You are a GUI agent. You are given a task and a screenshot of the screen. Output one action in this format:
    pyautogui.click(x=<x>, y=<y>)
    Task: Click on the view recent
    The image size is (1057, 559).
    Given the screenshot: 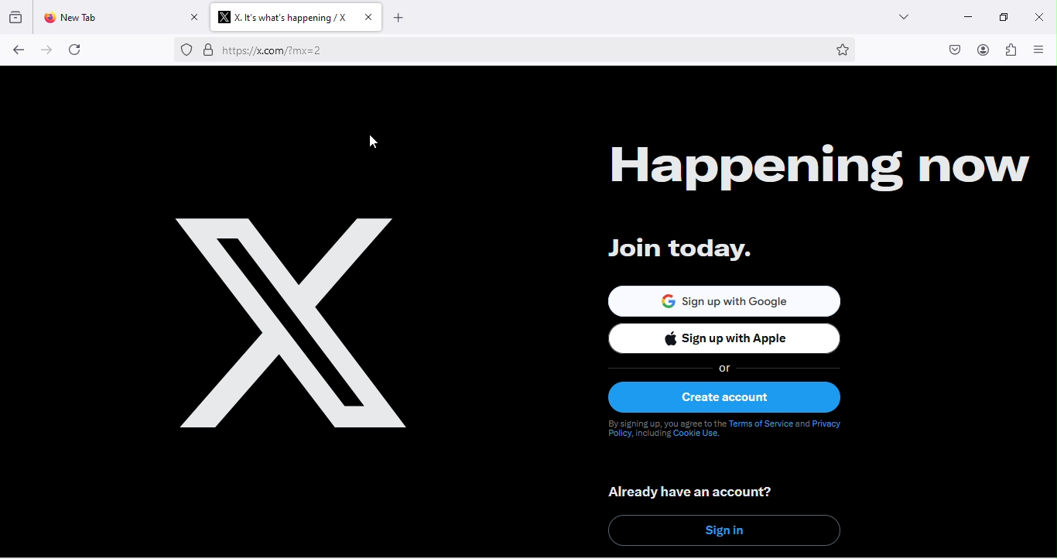 What is the action you would take?
    pyautogui.click(x=18, y=18)
    